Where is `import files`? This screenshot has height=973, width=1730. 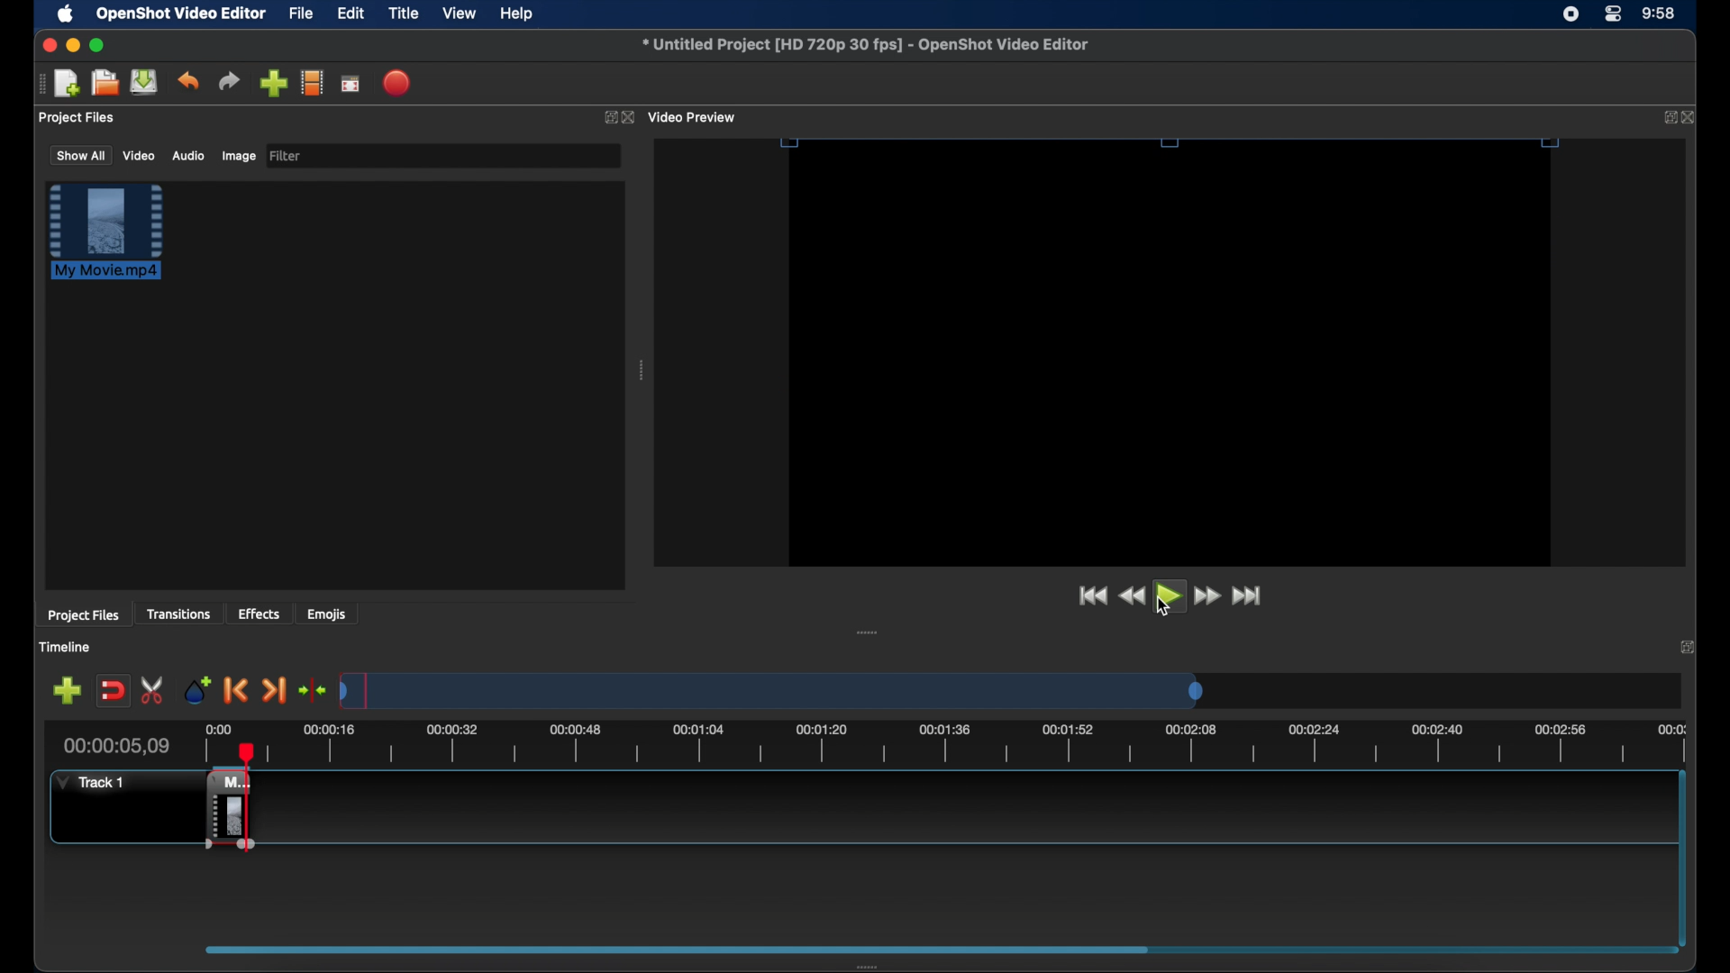 import files is located at coordinates (273, 84).